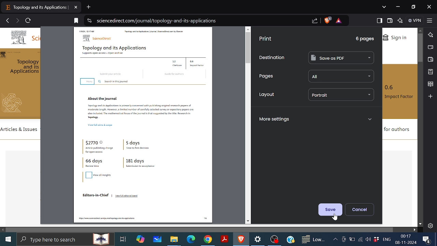 Image resolution: width=437 pixels, height=246 pixels. Describe the element at coordinates (400, 93) in the screenshot. I see `0.6 Impact Factor` at that location.